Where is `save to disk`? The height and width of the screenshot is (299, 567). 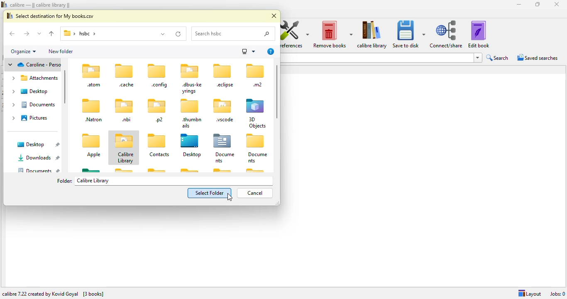 save to disk is located at coordinates (408, 34).